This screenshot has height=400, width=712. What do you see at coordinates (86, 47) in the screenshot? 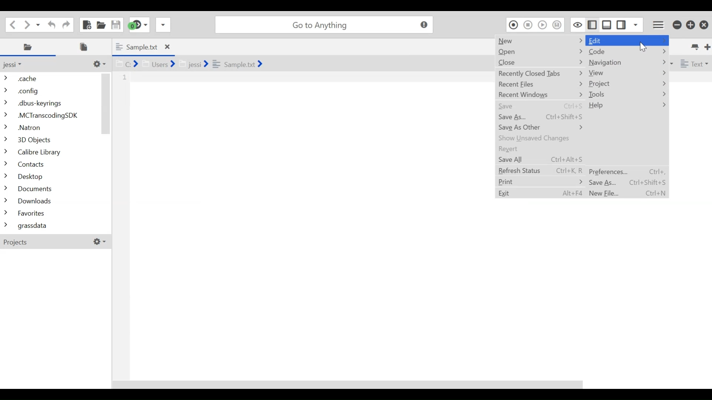
I see `Open Files` at bounding box center [86, 47].